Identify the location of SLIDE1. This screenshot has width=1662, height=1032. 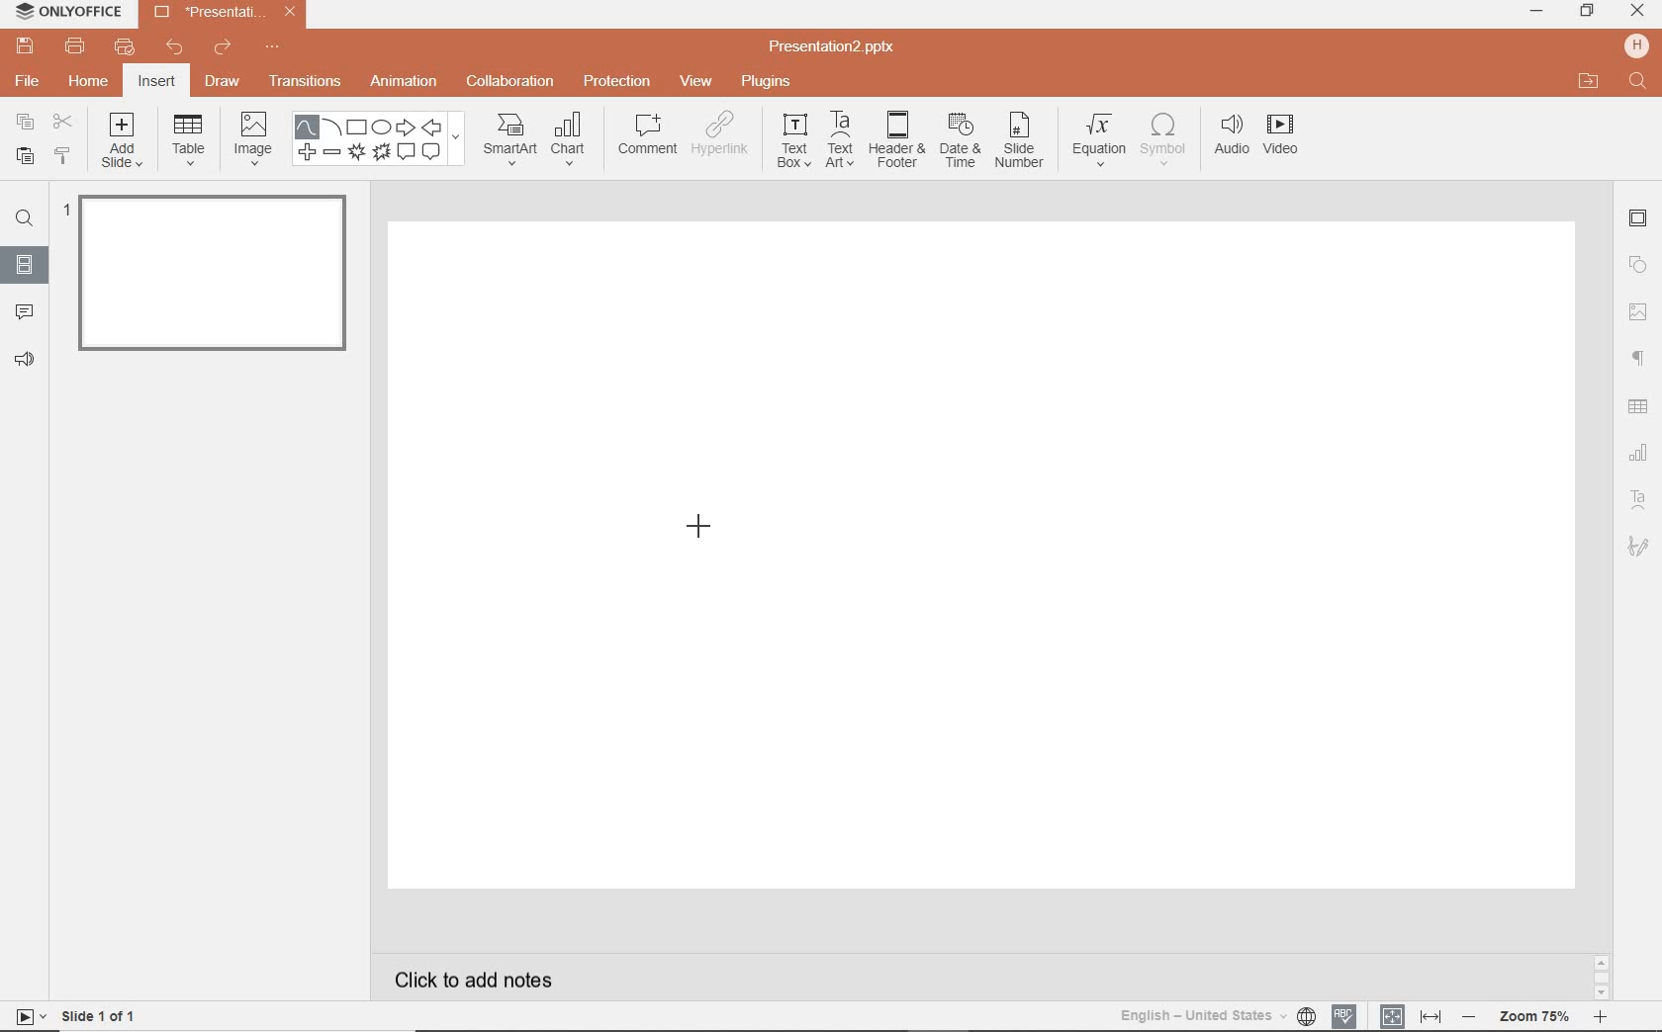
(208, 280).